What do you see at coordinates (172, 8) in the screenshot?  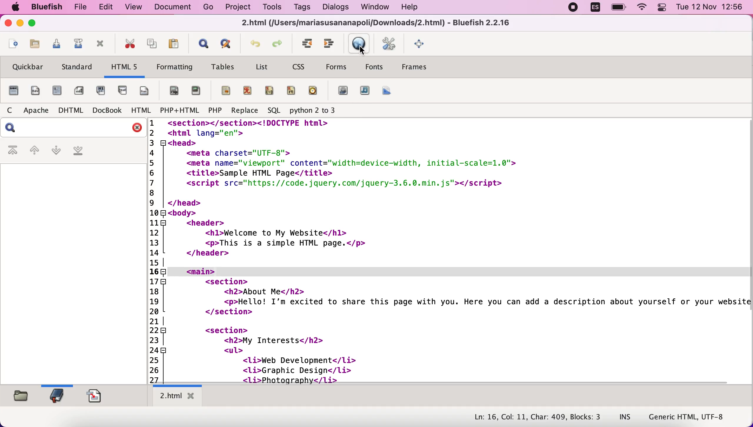 I see `document` at bounding box center [172, 8].